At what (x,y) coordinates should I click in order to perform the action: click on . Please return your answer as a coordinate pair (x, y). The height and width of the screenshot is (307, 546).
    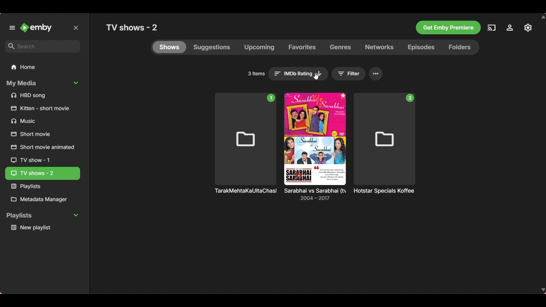
    Looking at the image, I should click on (448, 27).